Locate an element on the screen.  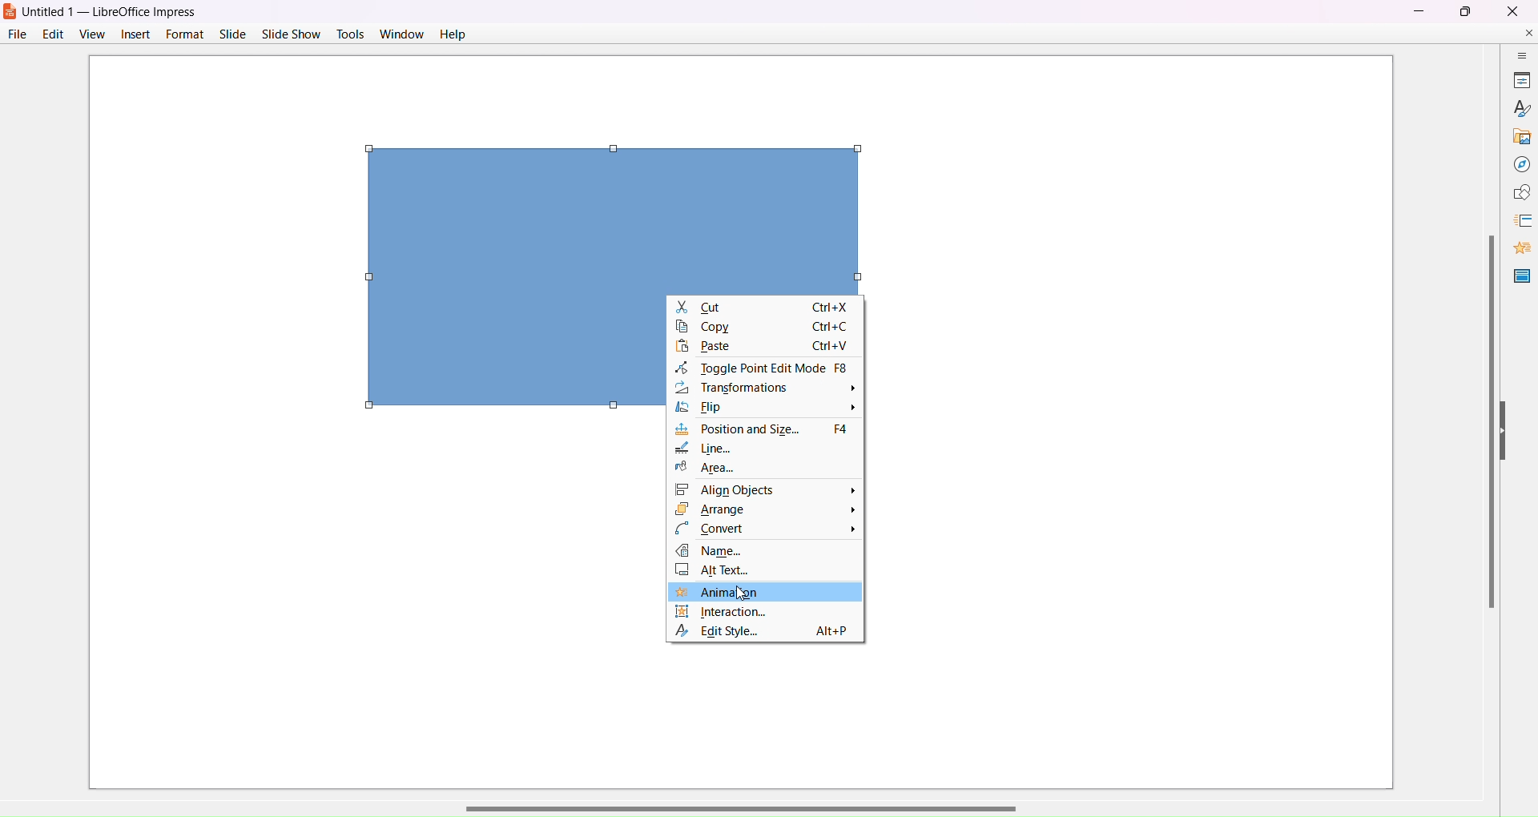
Slide Show is located at coordinates (292, 32).